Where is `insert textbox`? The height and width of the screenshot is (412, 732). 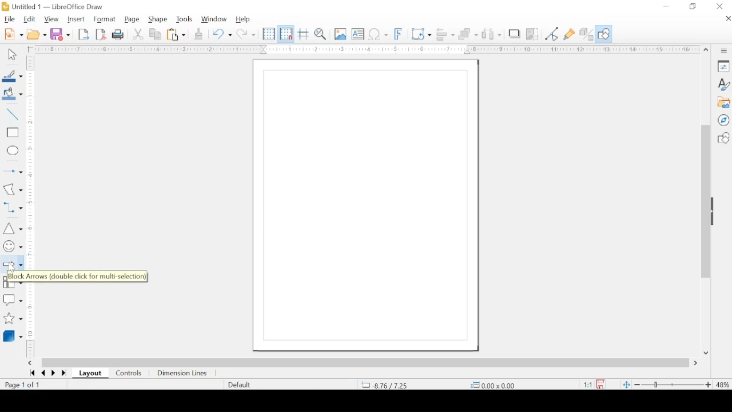
insert textbox is located at coordinates (358, 34).